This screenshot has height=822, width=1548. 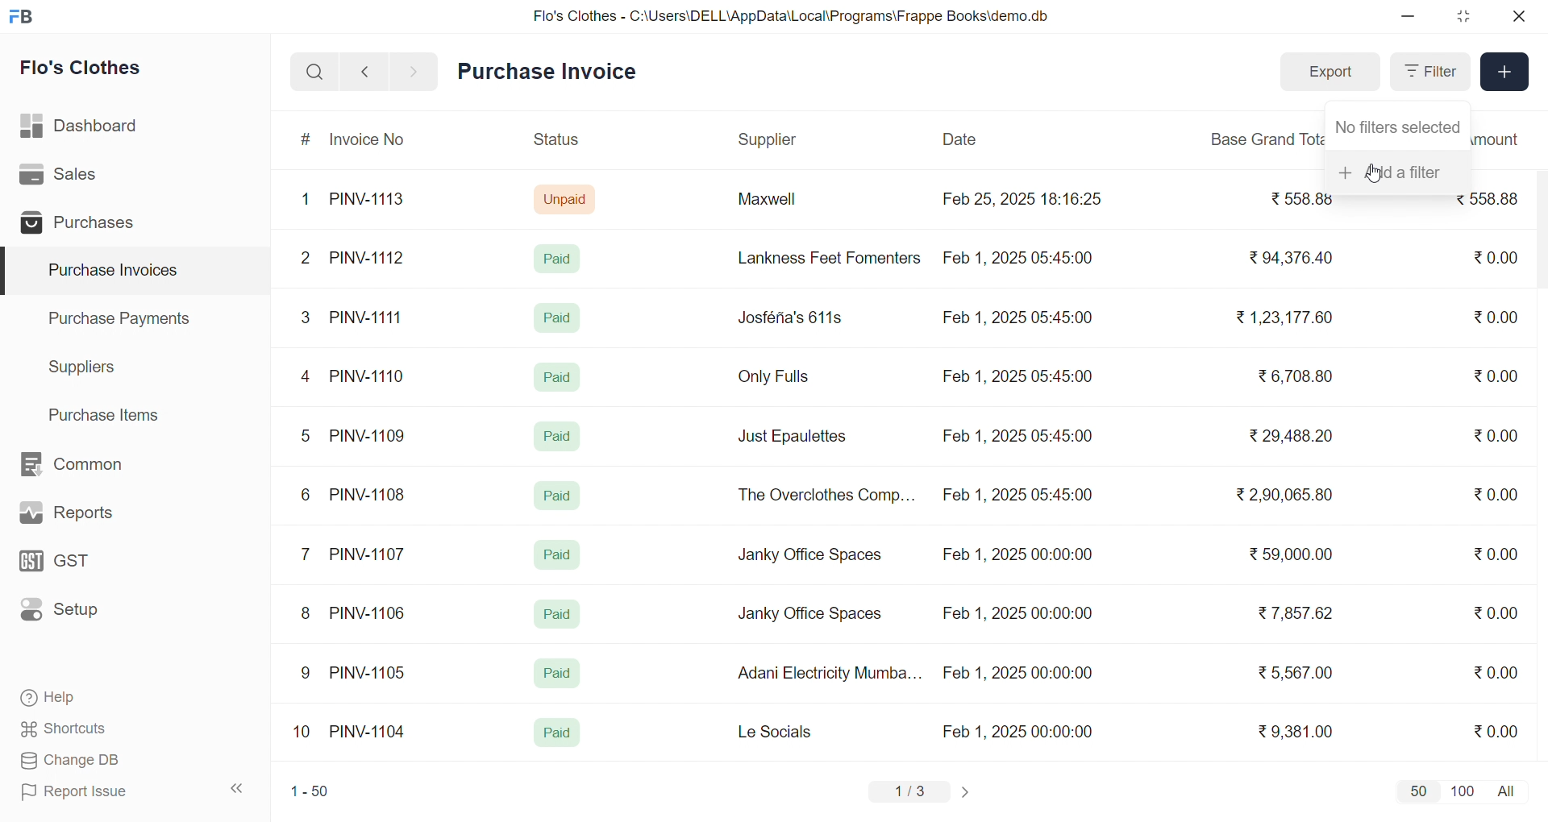 What do you see at coordinates (556, 376) in the screenshot?
I see `Paid` at bounding box center [556, 376].